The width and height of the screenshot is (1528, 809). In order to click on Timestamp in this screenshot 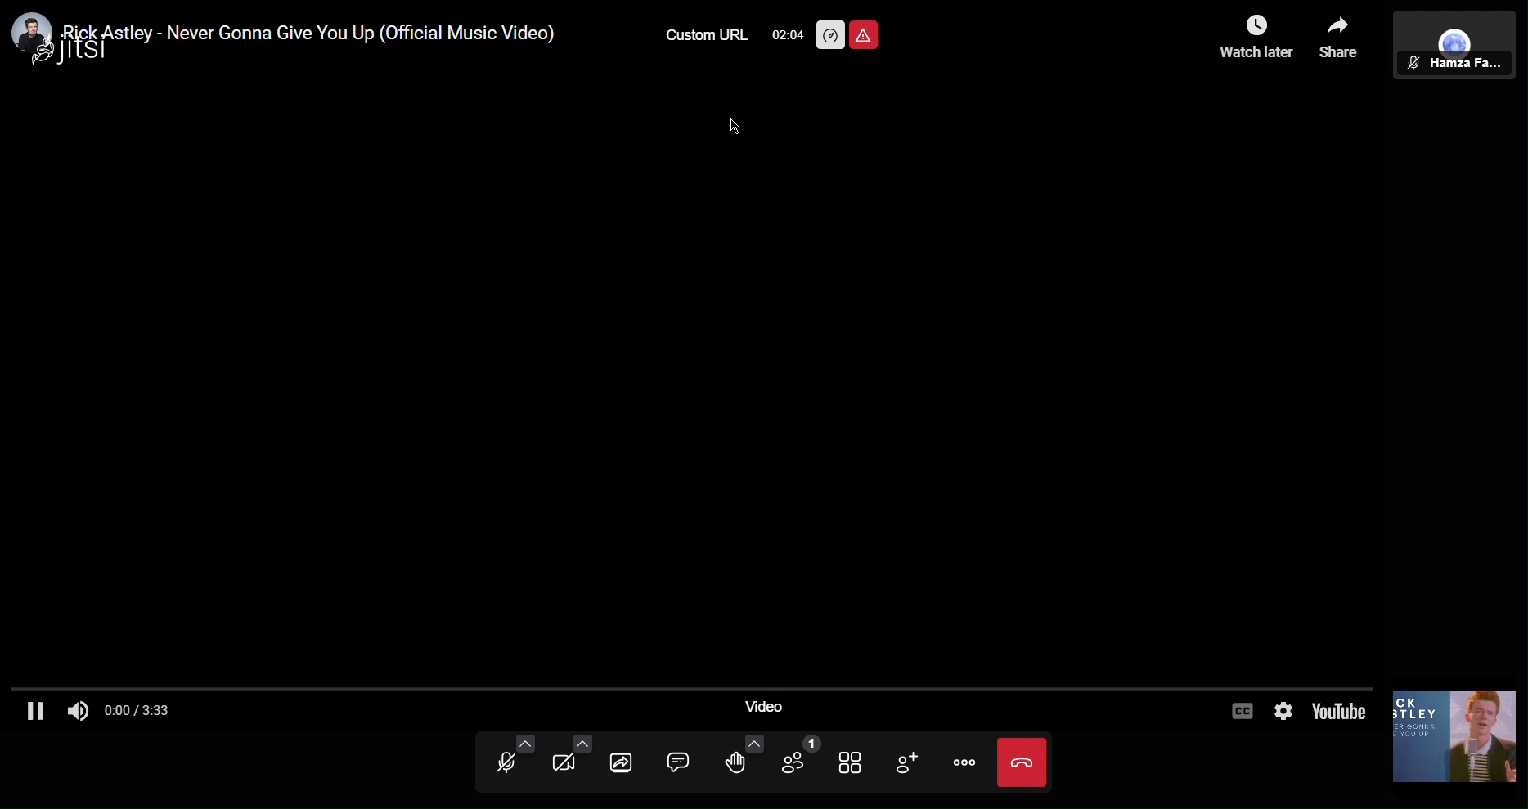, I will do `click(145, 711)`.